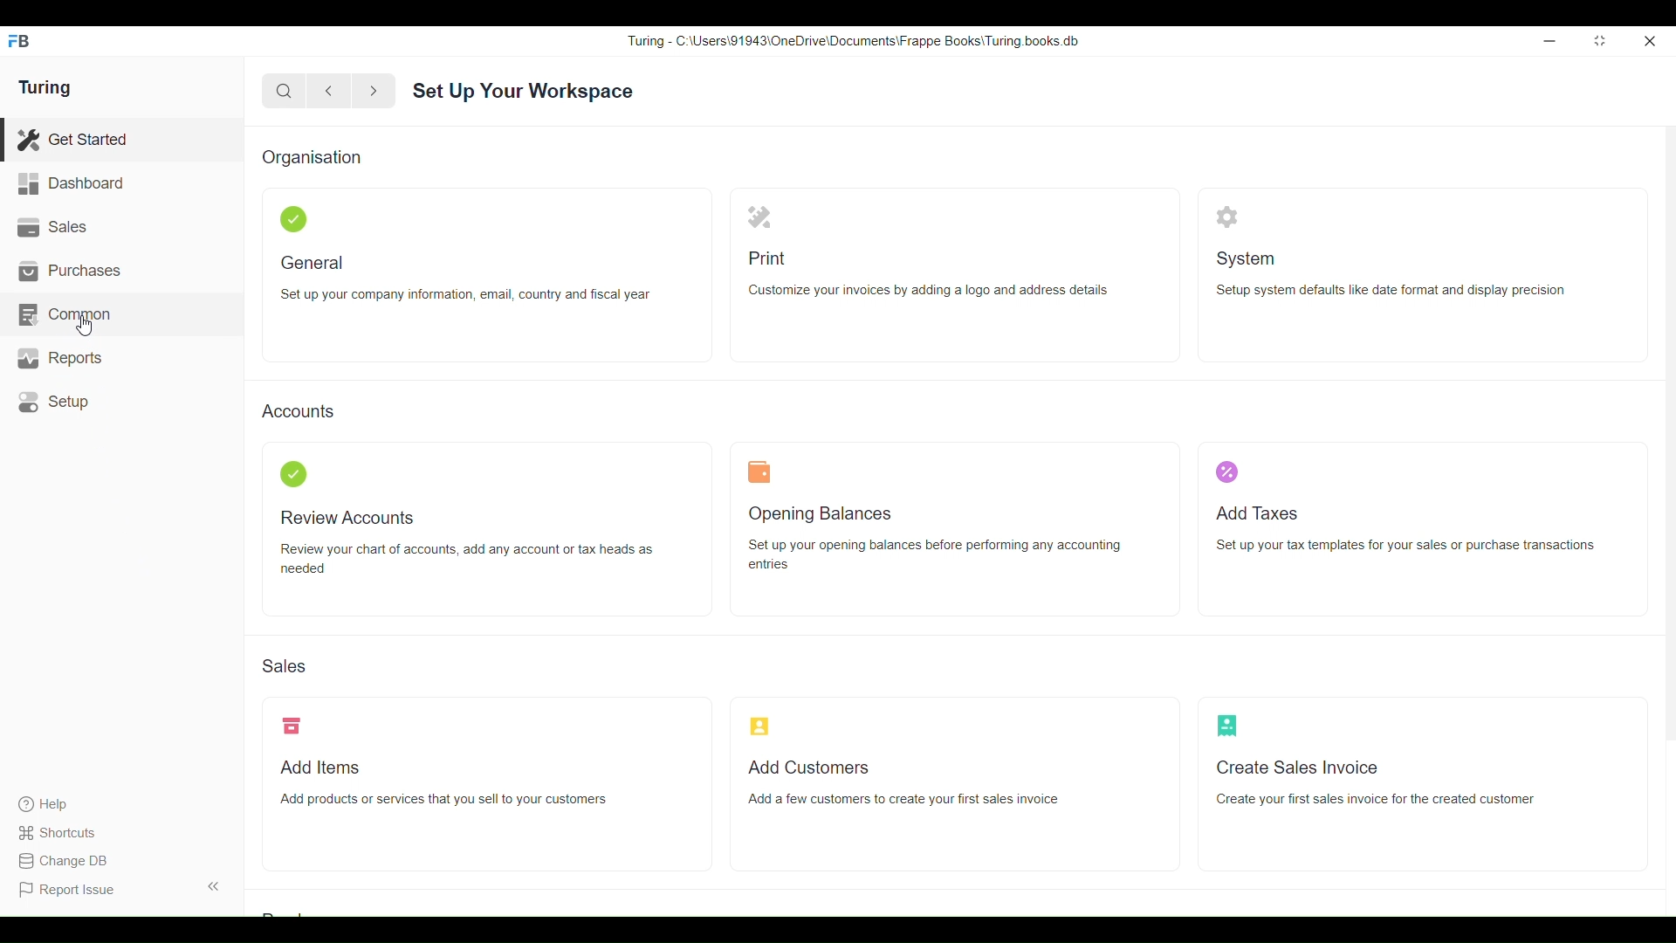 The width and height of the screenshot is (1676, 943). Describe the element at coordinates (524, 92) in the screenshot. I see `Set Up Your Workspace` at that location.